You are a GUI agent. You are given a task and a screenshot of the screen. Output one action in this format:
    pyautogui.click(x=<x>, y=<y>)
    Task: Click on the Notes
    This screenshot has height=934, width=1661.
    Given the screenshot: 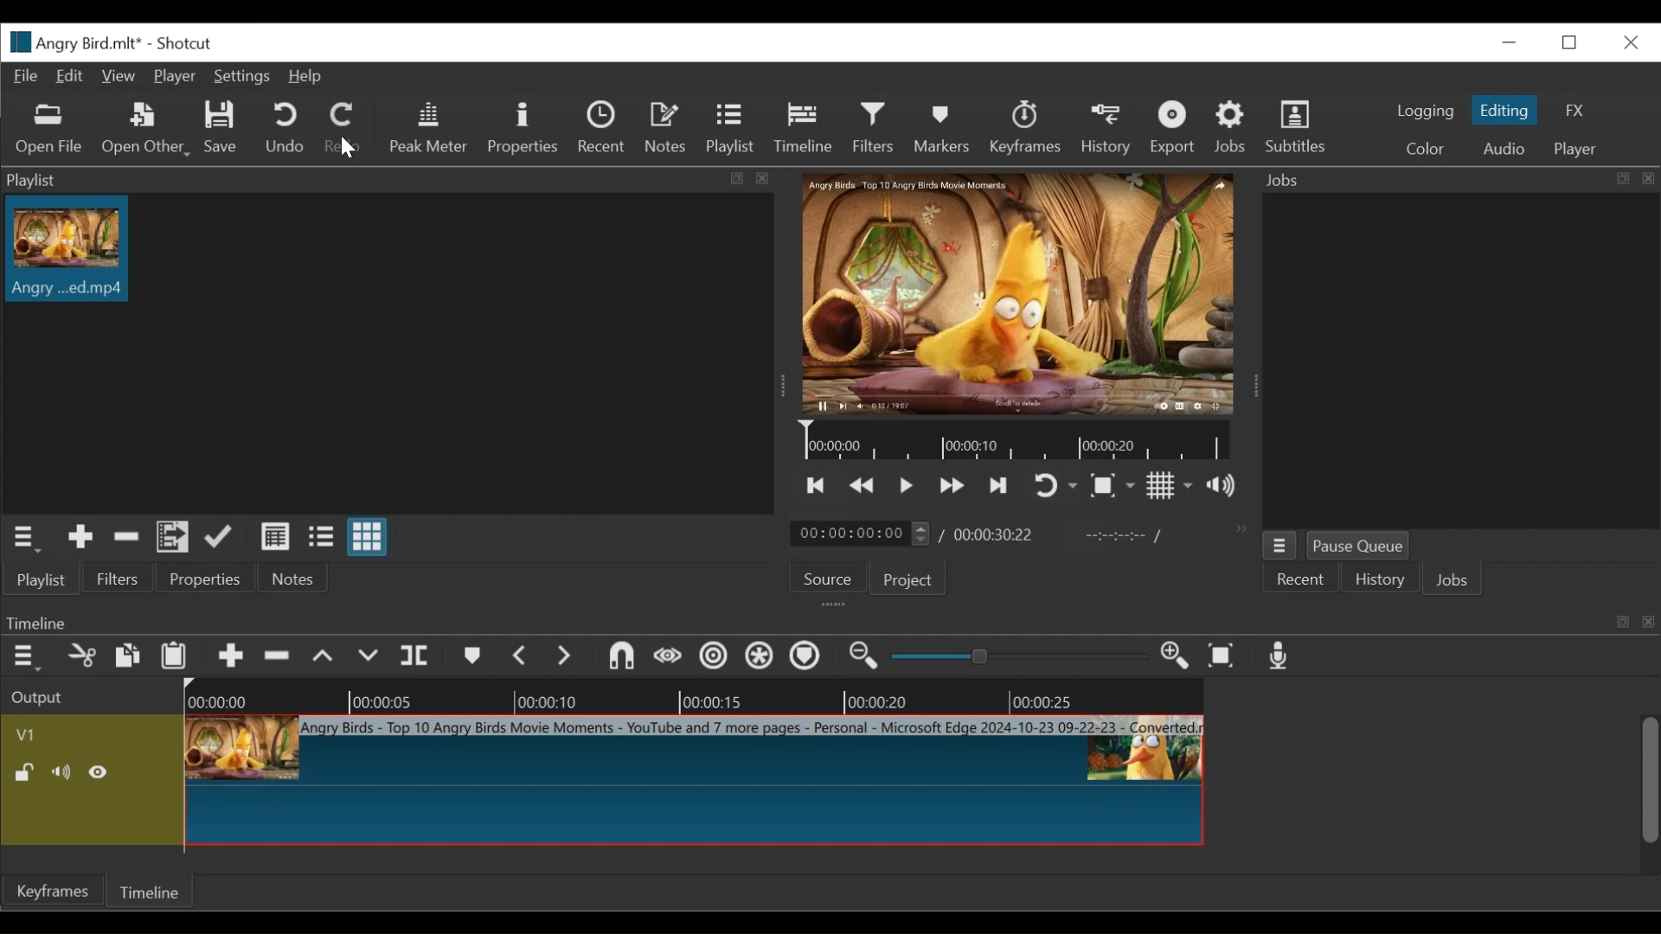 What is the action you would take?
    pyautogui.click(x=668, y=128)
    